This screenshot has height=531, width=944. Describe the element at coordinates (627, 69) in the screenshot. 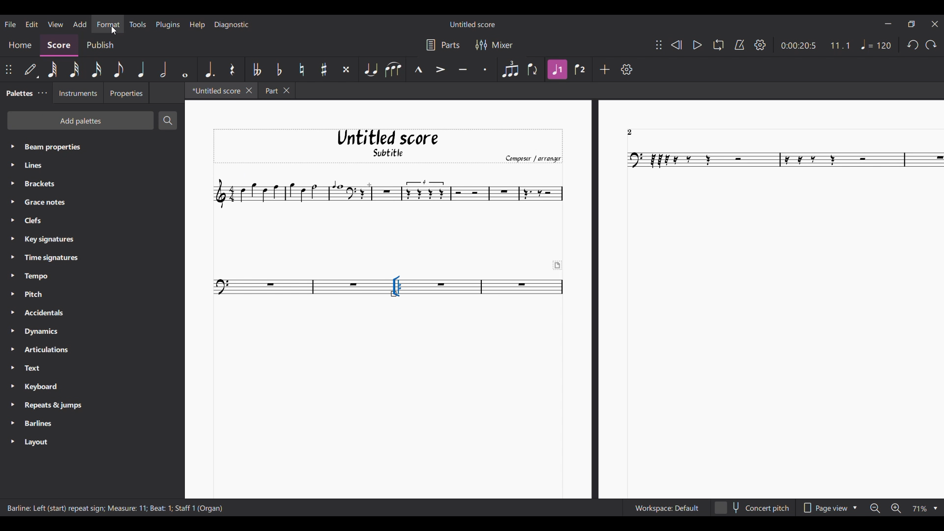

I see `Settings` at that location.